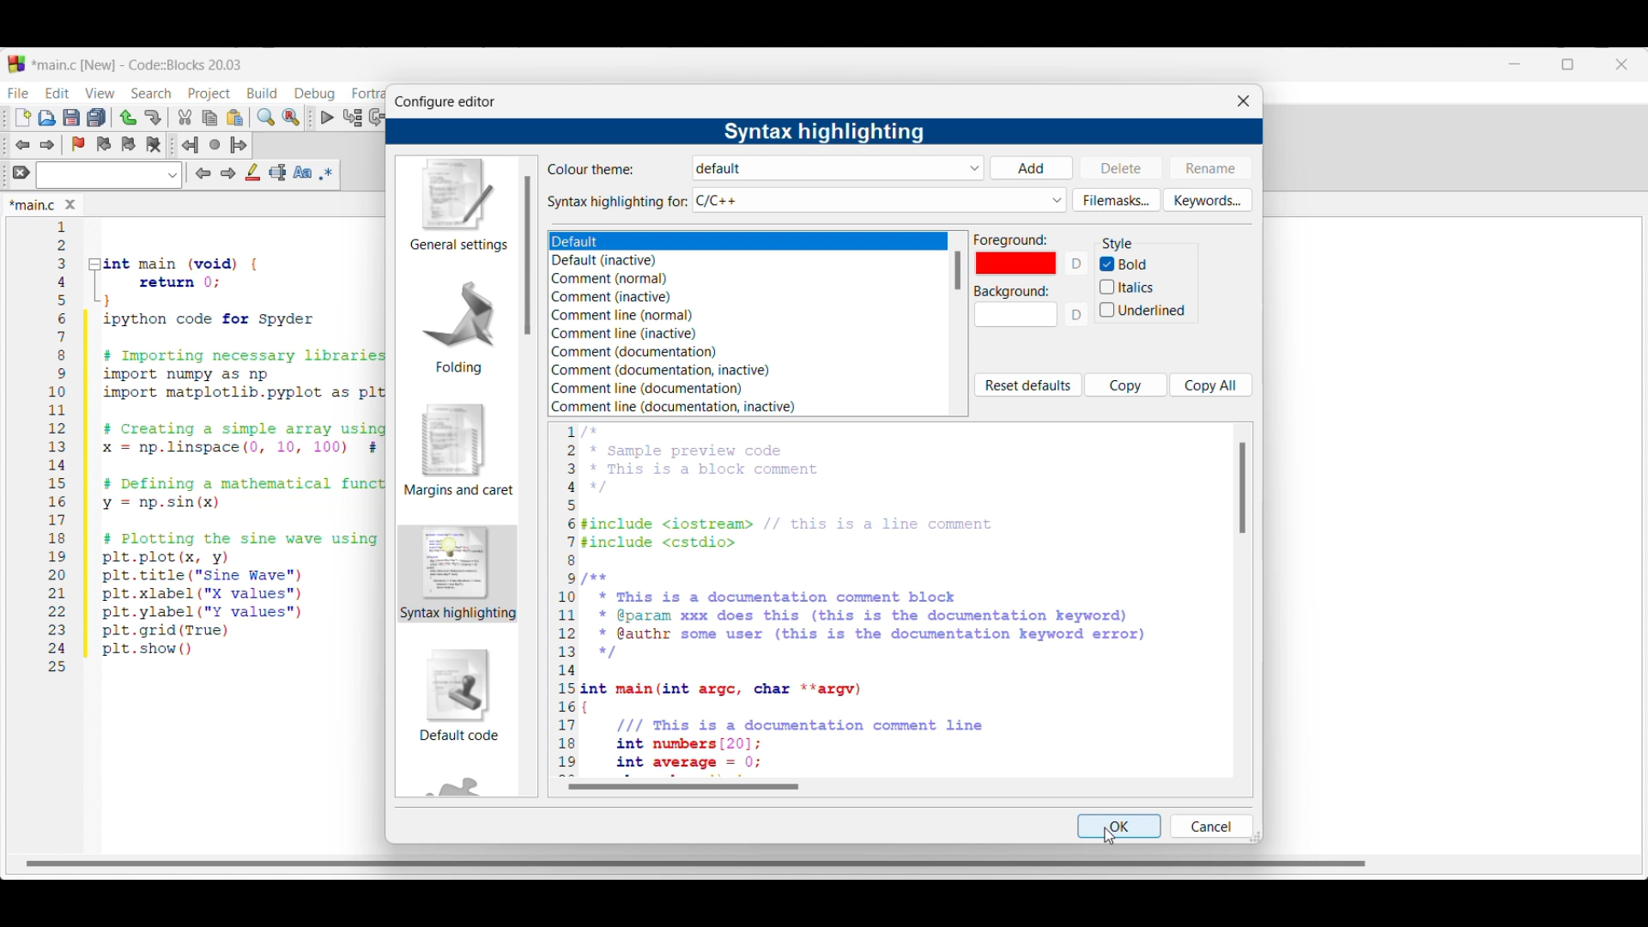 The height and width of the screenshot is (927, 1648). Describe the element at coordinates (1154, 263) in the screenshot. I see `Bold` at that location.